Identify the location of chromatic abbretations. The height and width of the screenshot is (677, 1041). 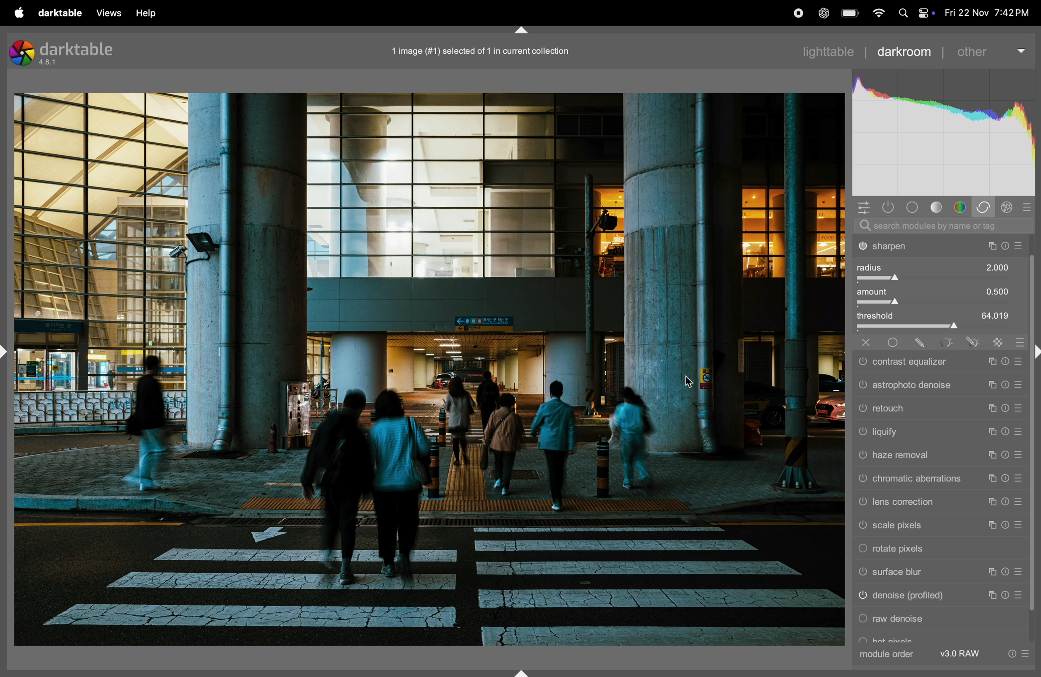
(938, 480).